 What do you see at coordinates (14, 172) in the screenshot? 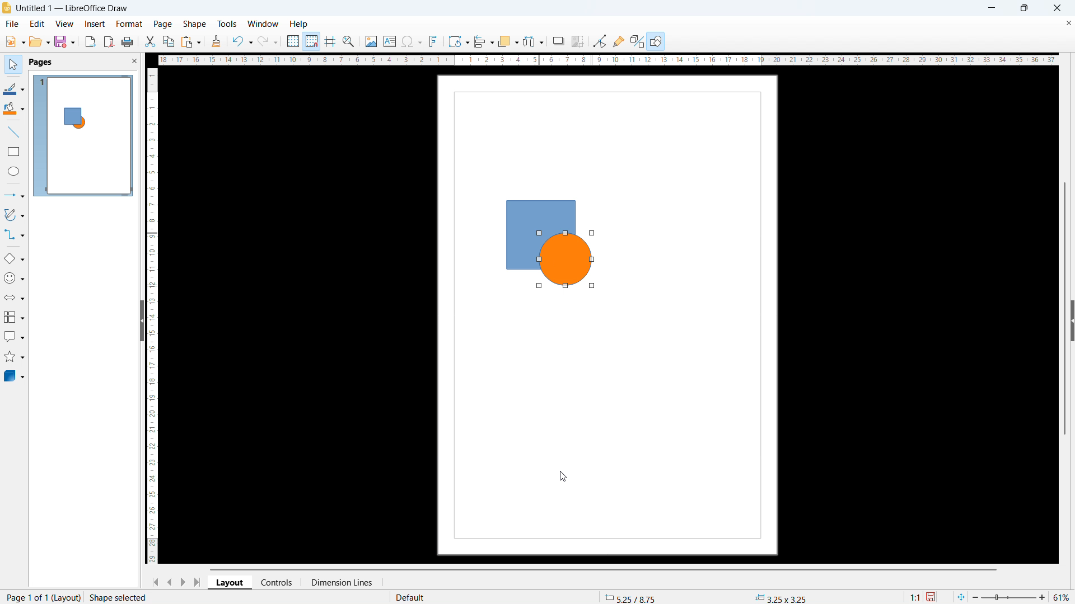
I see `Ellipse ` at bounding box center [14, 172].